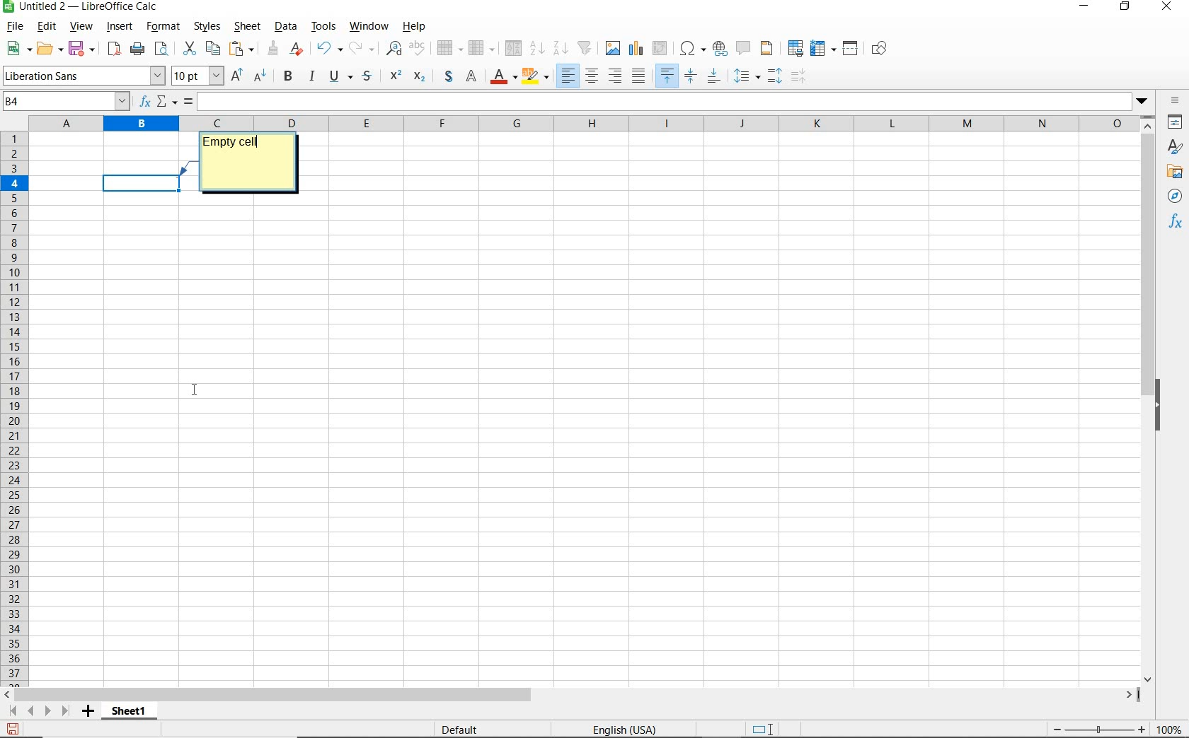  Describe the element at coordinates (13, 731) in the screenshot. I see `save as` at that location.